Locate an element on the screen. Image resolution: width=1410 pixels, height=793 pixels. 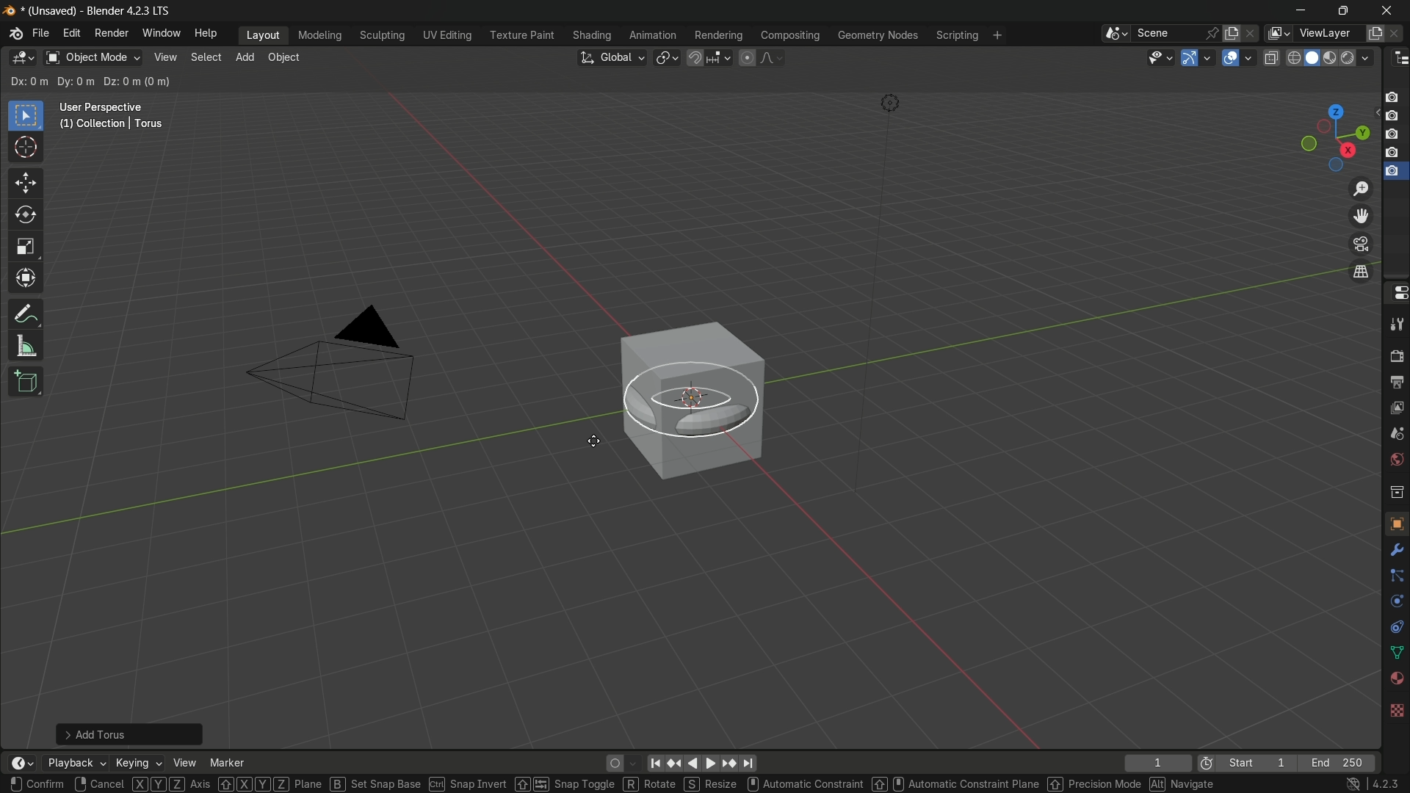
add is located at coordinates (245, 56).